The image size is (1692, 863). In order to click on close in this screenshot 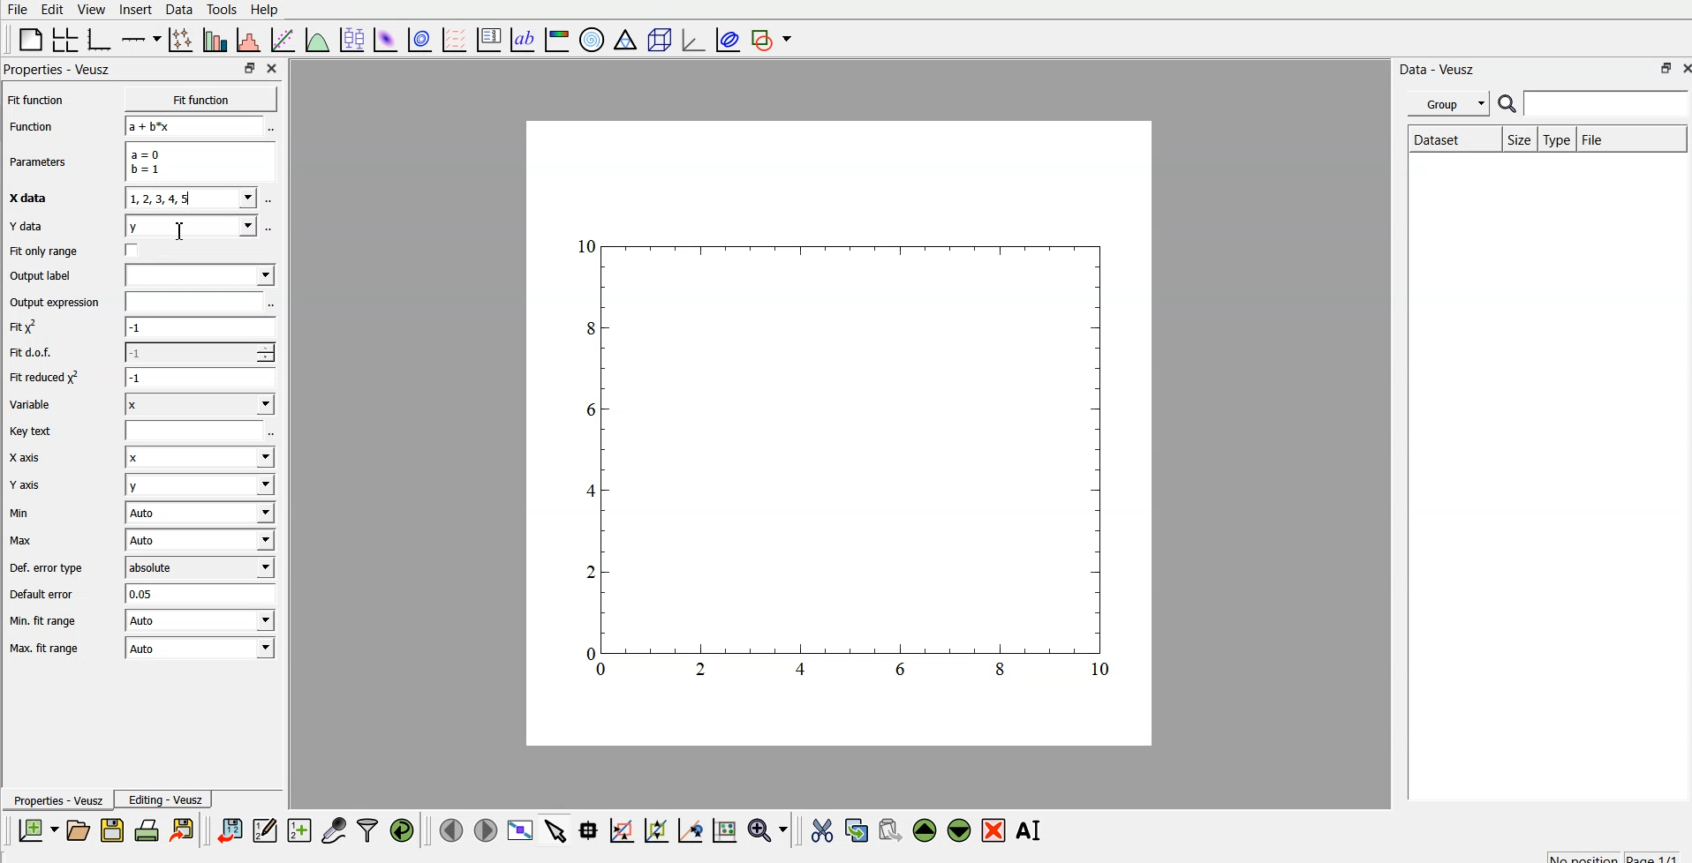, I will do `click(1681, 71)`.